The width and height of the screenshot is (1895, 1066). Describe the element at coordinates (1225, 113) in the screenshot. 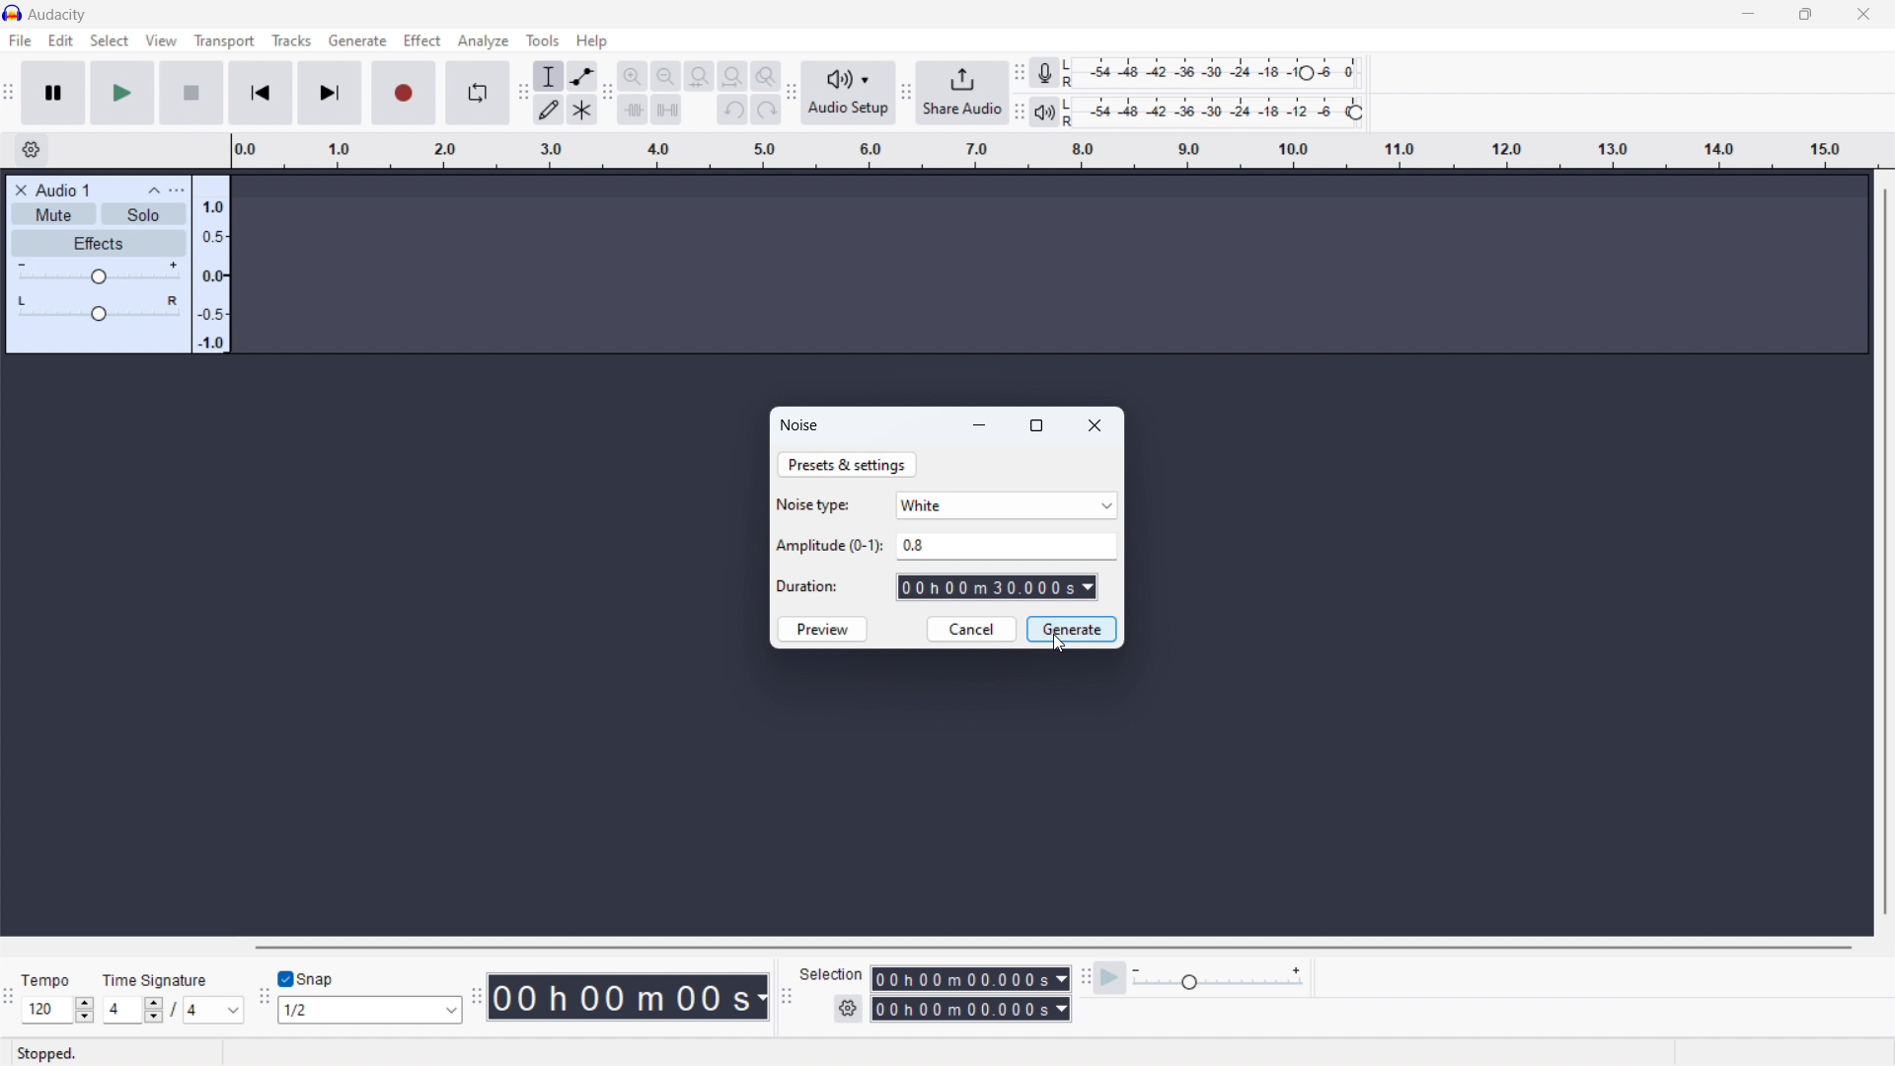

I see `playback level` at that location.